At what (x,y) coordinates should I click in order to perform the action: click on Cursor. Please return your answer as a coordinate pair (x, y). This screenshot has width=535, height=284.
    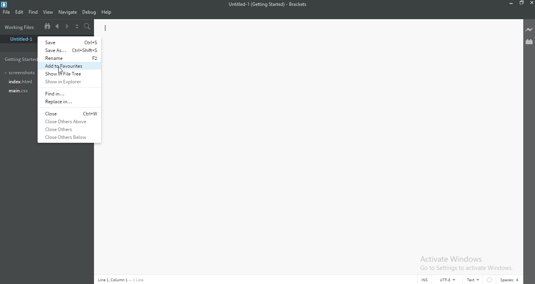
    Looking at the image, I should click on (61, 71).